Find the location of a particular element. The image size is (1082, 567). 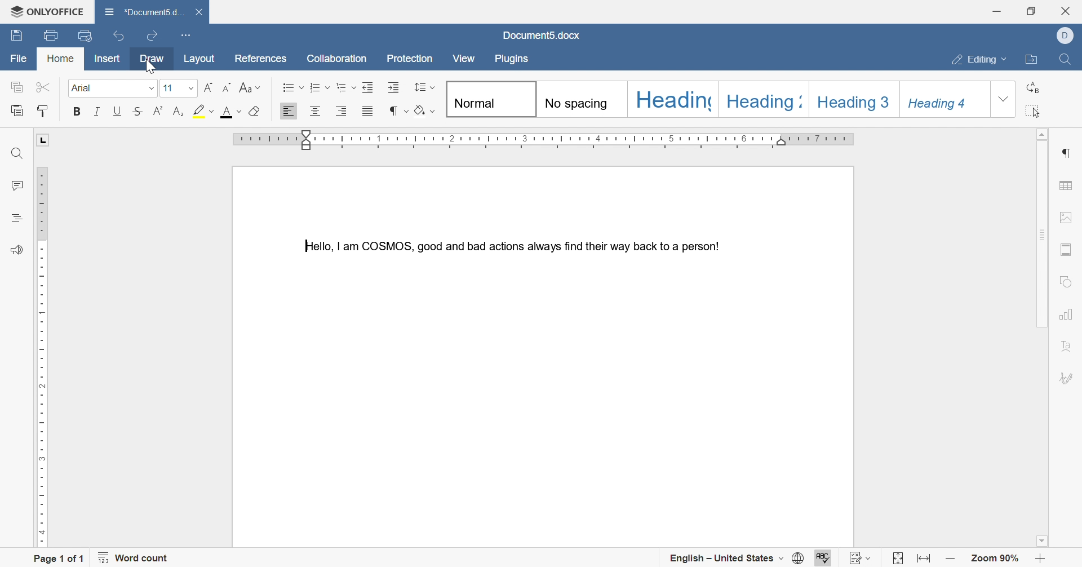

layout is located at coordinates (202, 59).